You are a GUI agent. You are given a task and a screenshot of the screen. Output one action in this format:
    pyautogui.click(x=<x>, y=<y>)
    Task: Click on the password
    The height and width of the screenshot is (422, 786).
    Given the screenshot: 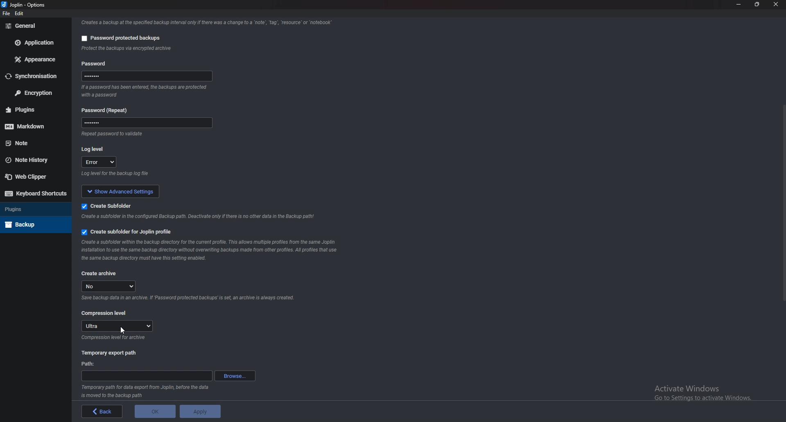 What is the action you would take?
    pyautogui.click(x=149, y=76)
    